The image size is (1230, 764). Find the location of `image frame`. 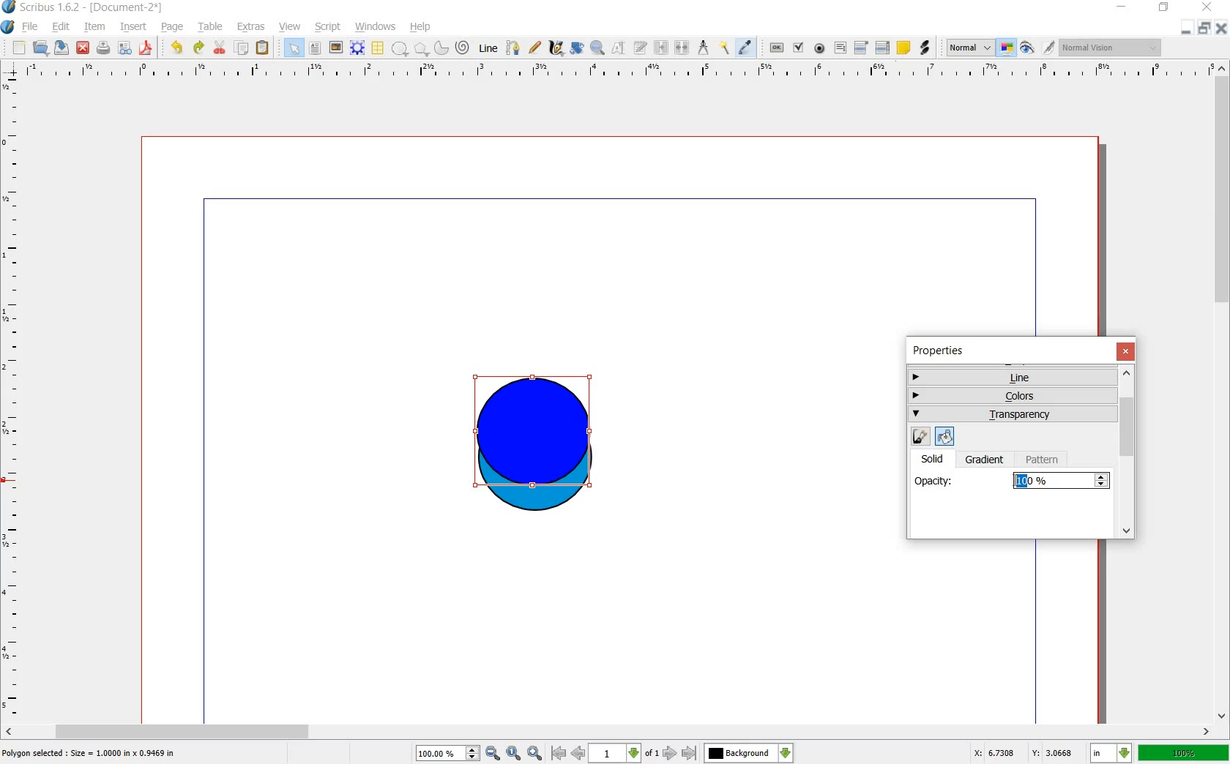

image frame is located at coordinates (335, 48).